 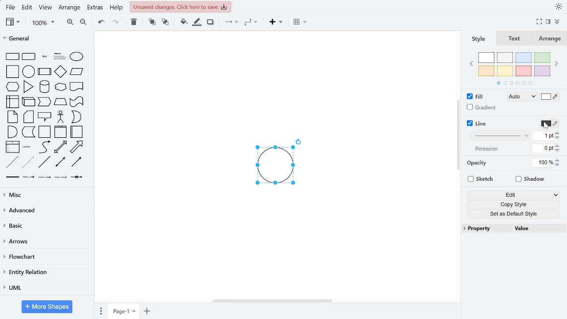 I want to click on current page, so click(x=123, y=311).